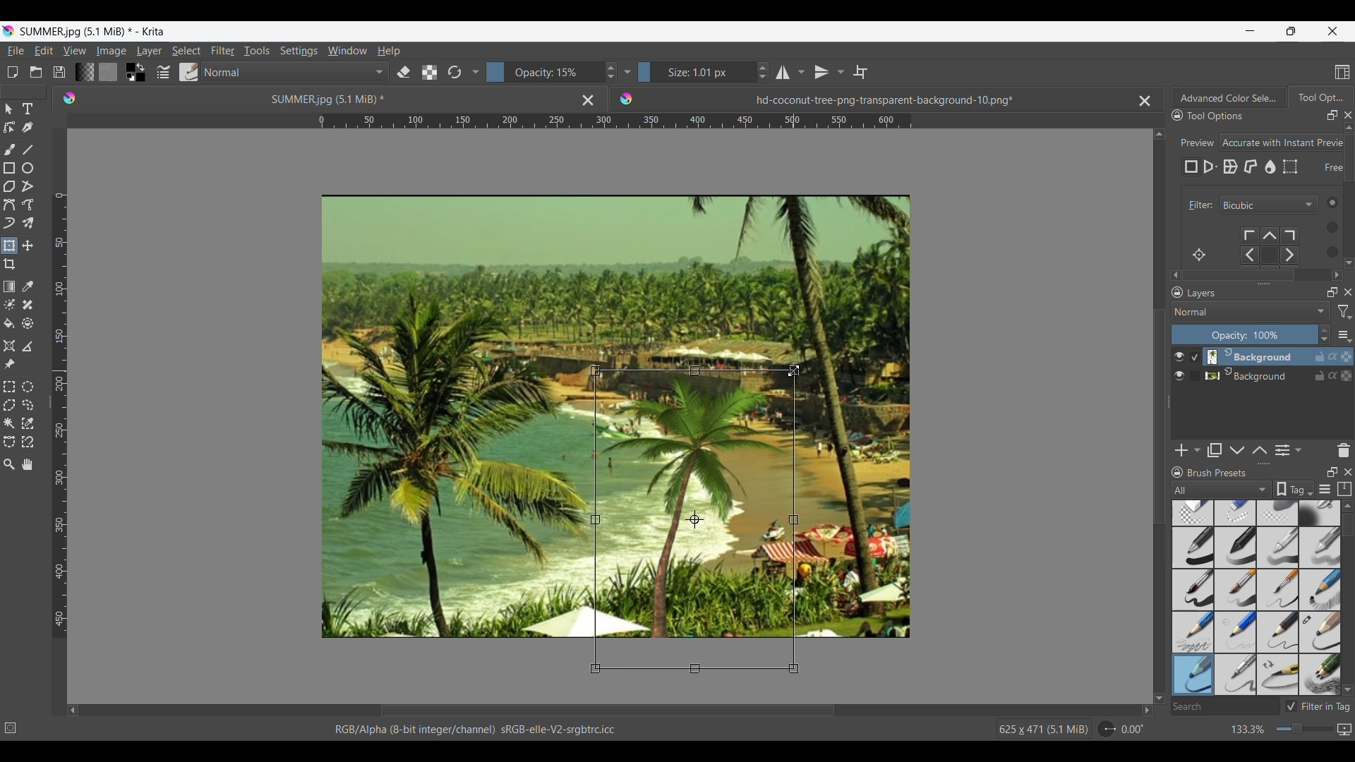  I want to click on Fill gradients, so click(84, 71).